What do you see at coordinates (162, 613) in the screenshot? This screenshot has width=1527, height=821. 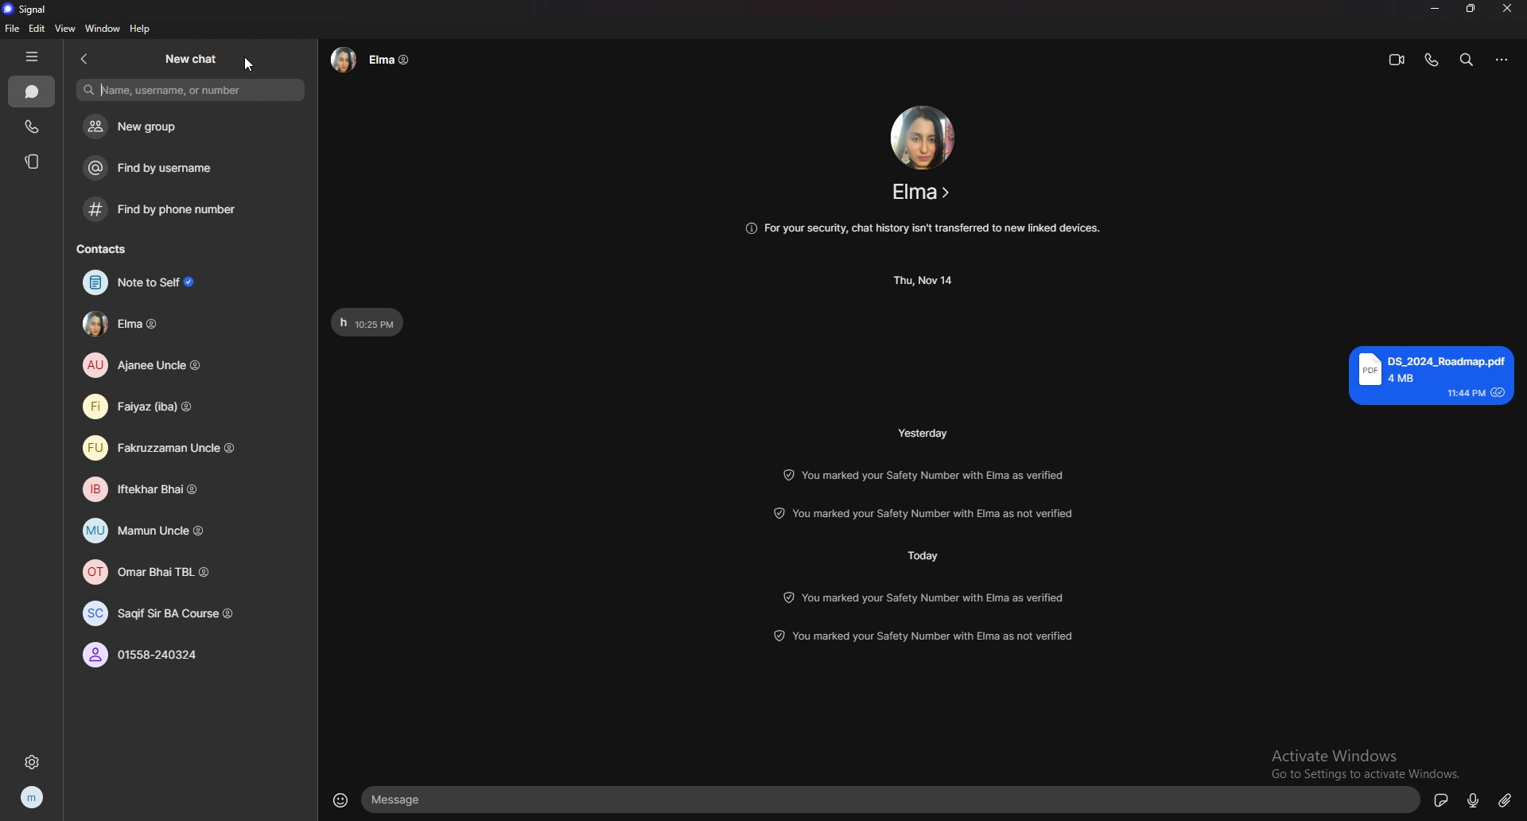 I see `contact` at bounding box center [162, 613].